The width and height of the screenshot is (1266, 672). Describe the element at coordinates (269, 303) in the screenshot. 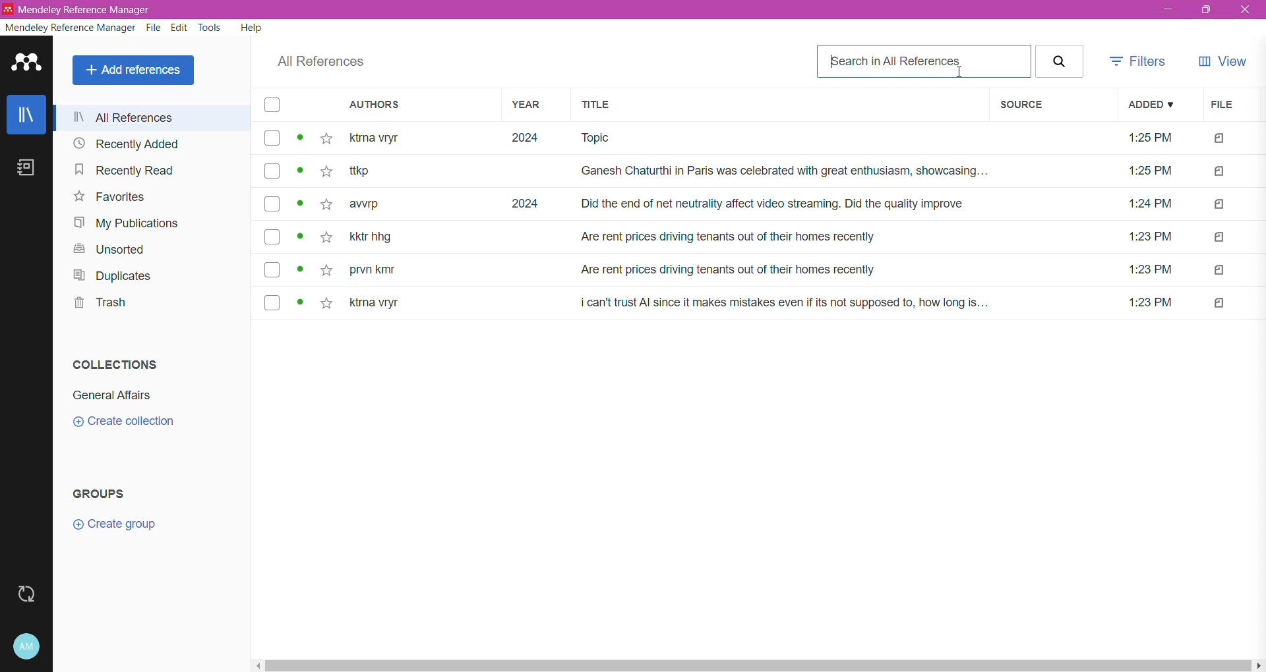

I see `select file` at that location.